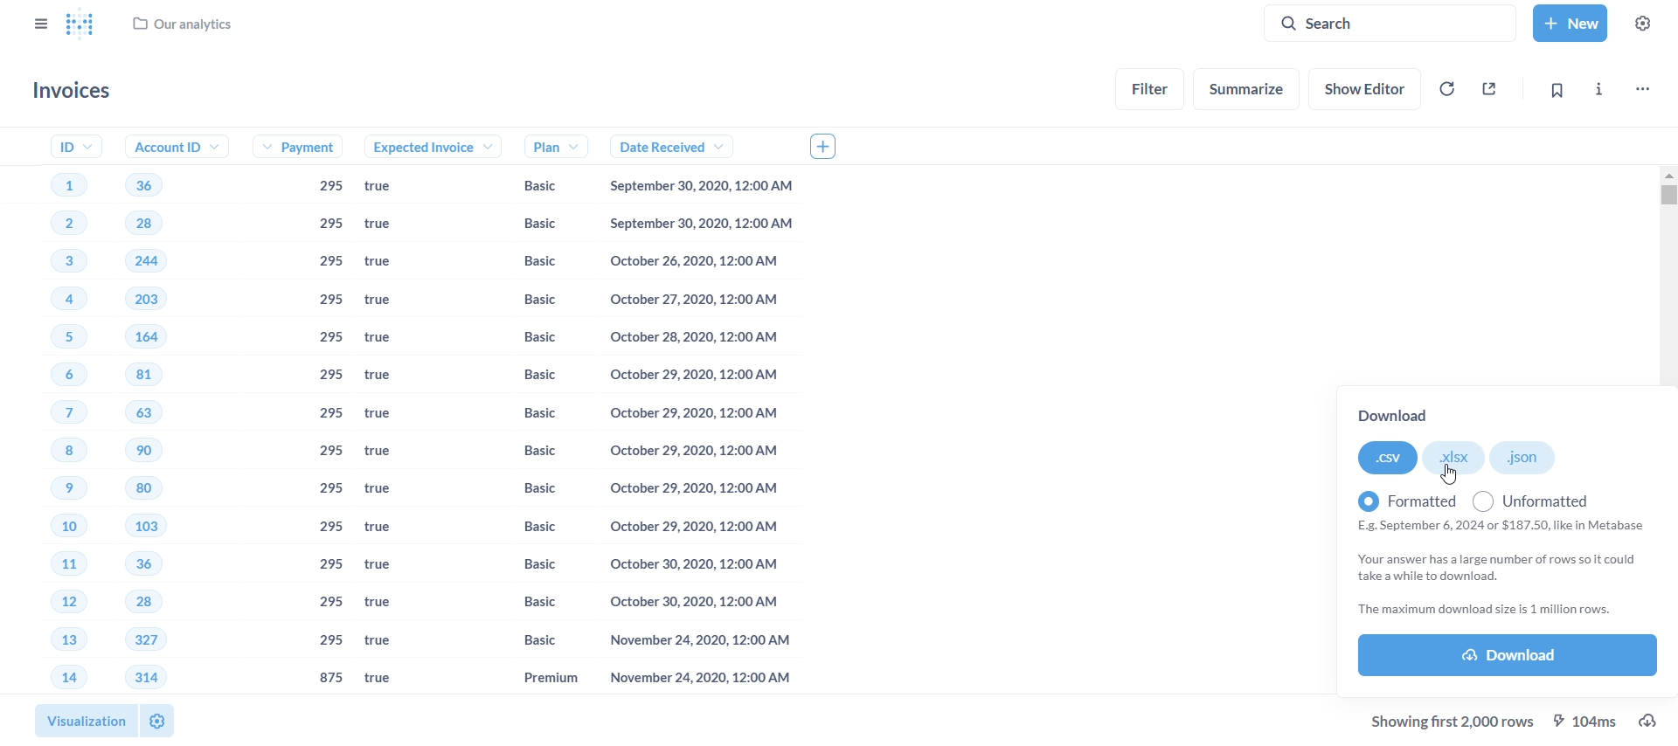  What do you see at coordinates (329, 641) in the screenshot?
I see `295` at bounding box center [329, 641].